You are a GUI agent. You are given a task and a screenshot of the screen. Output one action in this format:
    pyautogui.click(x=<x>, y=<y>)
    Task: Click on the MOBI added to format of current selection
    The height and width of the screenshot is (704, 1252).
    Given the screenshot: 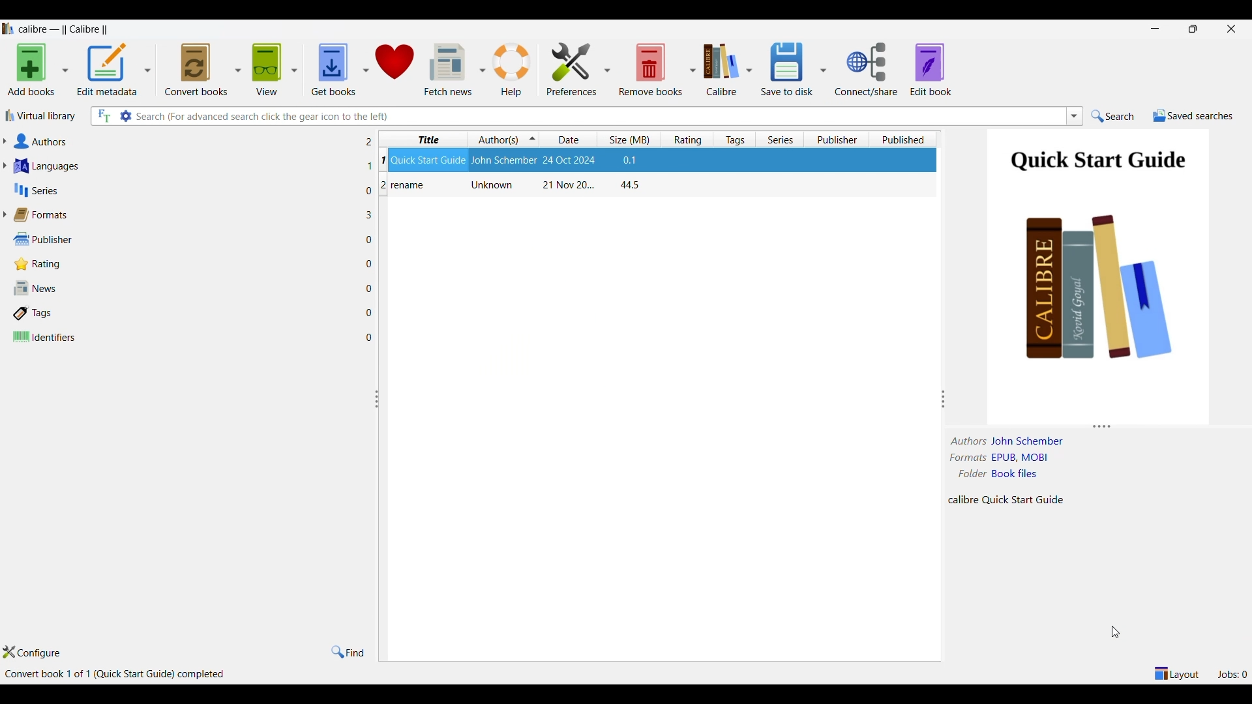 What is the action you would take?
    pyautogui.click(x=1021, y=458)
    